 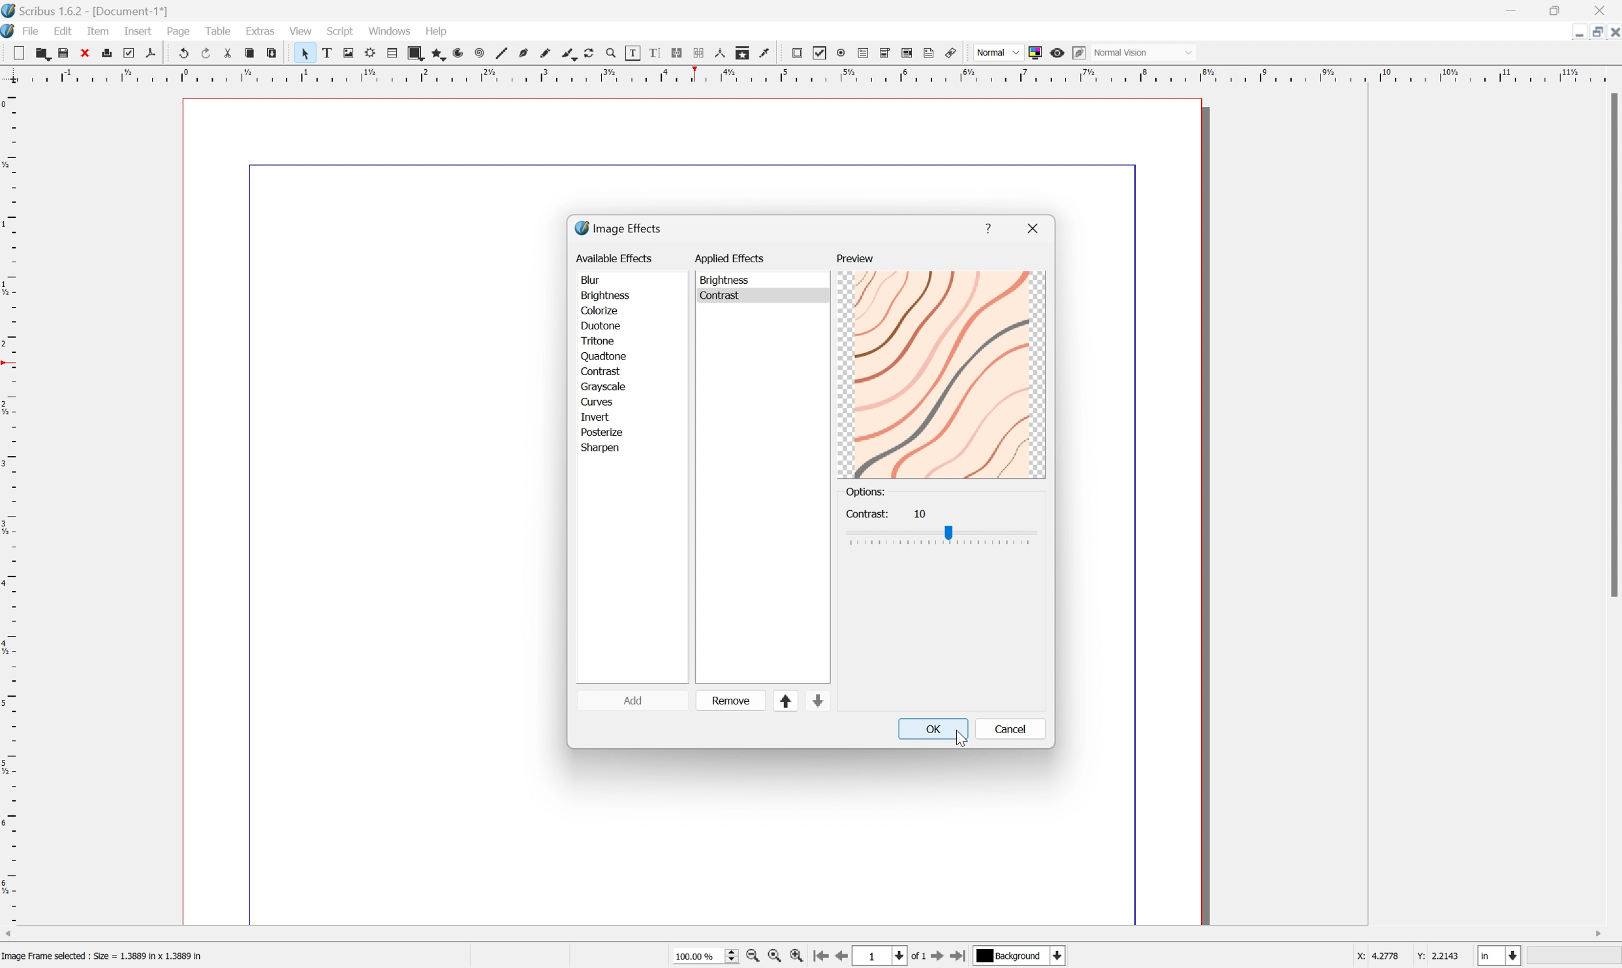 What do you see at coordinates (600, 339) in the screenshot?
I see `tritone` at bounding box center [600, 339].